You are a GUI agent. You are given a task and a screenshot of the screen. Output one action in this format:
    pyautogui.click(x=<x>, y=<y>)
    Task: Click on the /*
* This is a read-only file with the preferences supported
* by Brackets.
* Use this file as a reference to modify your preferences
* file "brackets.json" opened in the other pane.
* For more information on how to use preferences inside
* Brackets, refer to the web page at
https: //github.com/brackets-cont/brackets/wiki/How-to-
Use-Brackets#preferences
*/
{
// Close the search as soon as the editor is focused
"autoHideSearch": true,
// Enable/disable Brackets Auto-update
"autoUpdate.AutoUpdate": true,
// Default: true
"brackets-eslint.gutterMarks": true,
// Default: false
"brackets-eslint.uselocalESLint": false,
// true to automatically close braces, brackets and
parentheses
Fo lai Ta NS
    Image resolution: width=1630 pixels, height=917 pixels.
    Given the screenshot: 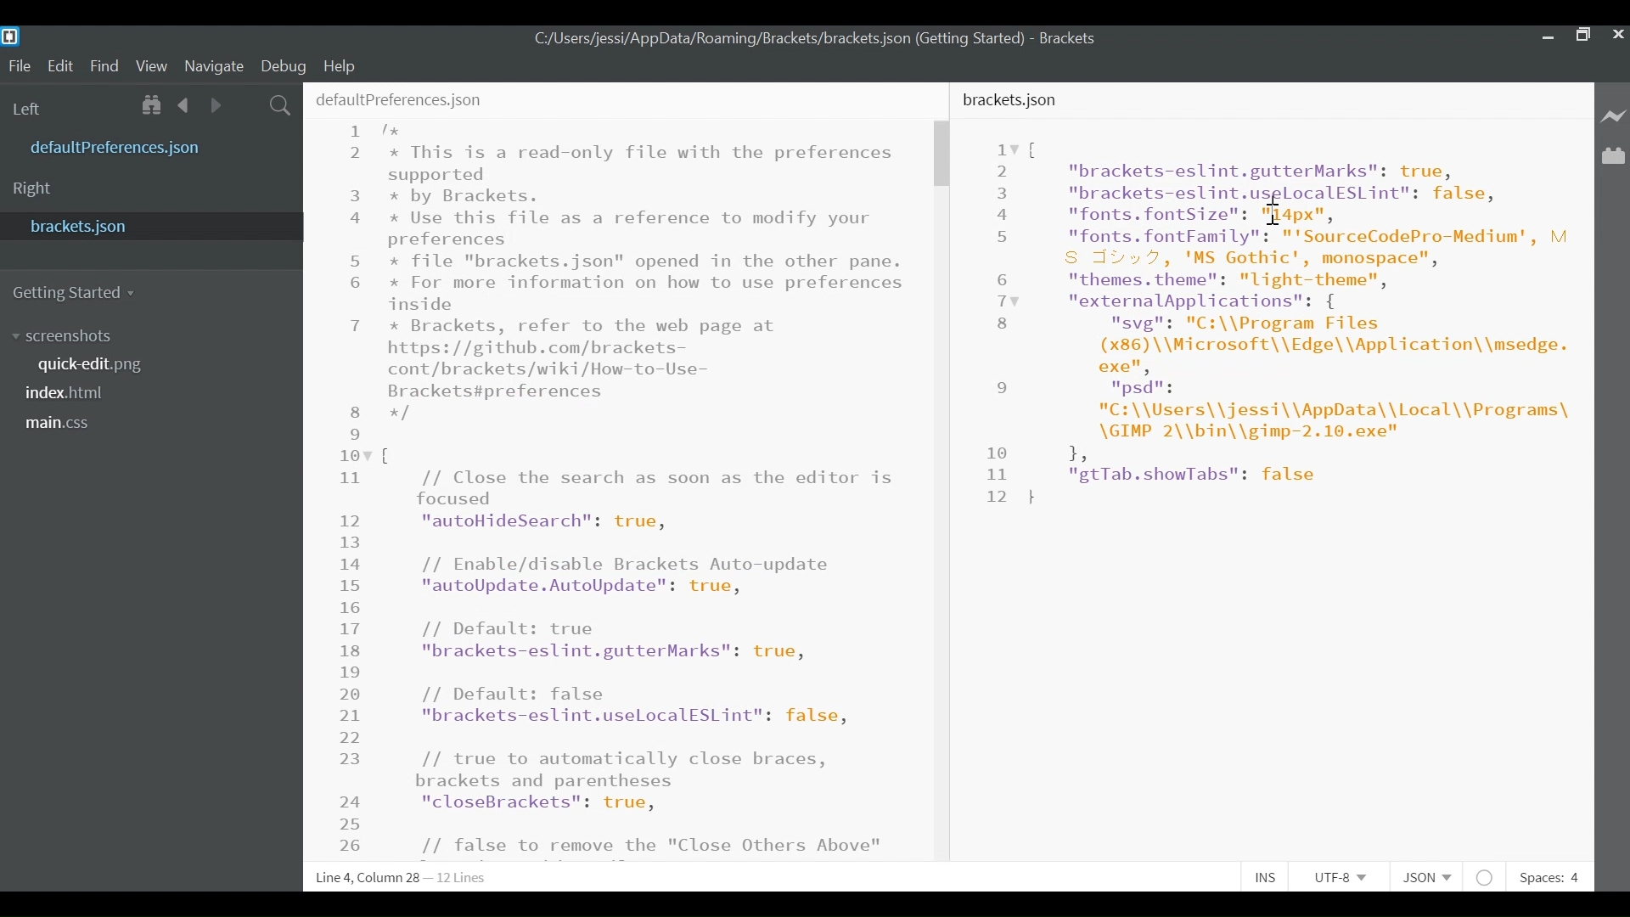 What is the action you would take?
    pyautogui.click(x=646, y=490)
    